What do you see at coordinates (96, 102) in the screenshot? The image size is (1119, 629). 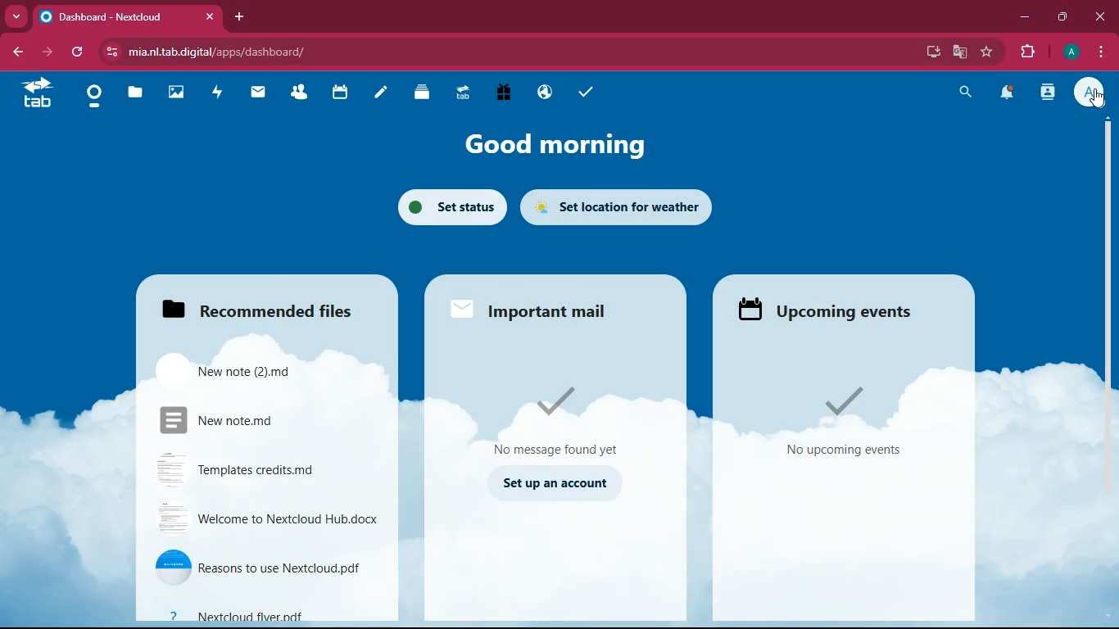 I see `home` at bounding box center [96, 102].